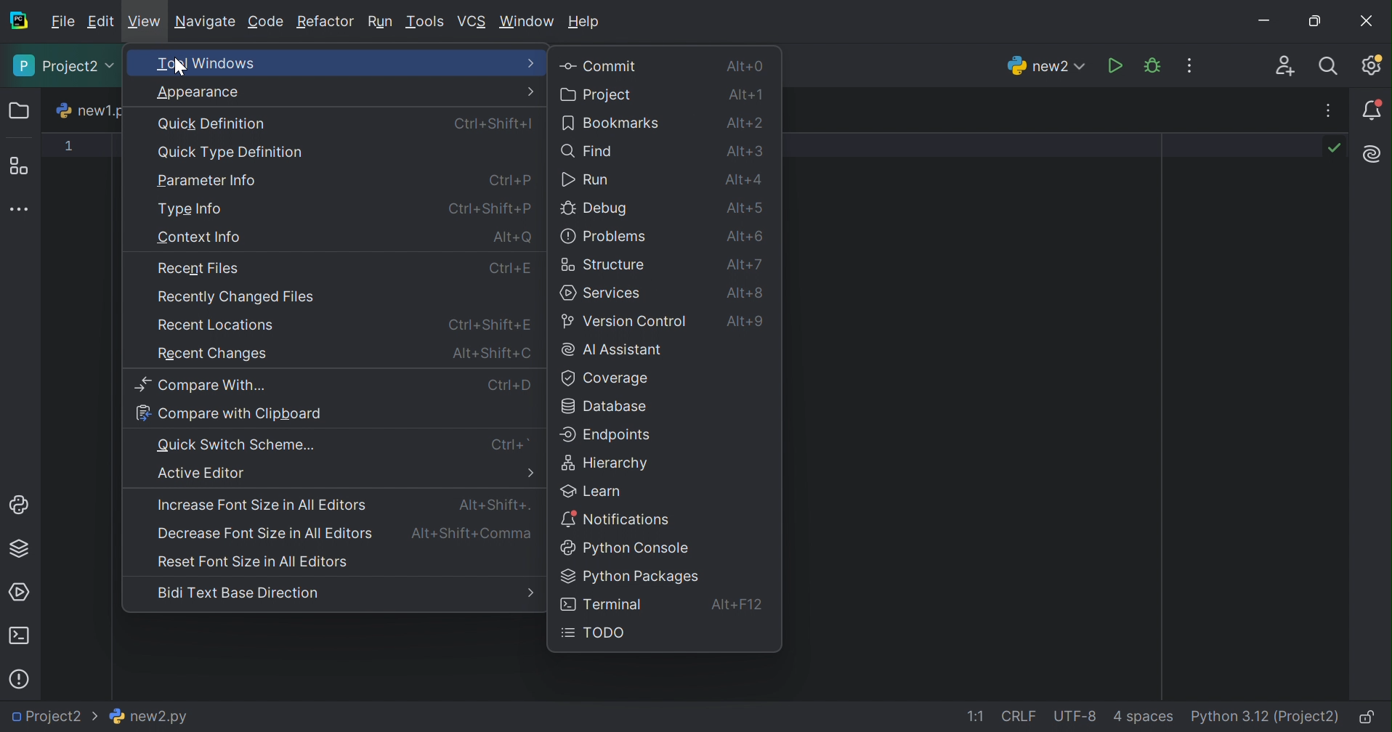  Describe the element at coordinates (19, 594) in the screenshot. I see `Services` at that location.